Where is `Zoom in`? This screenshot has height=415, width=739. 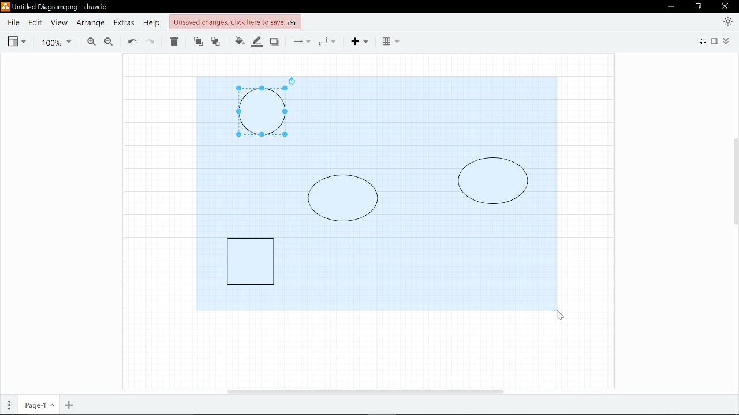 Zoom in is located at coordinates (89, 41).